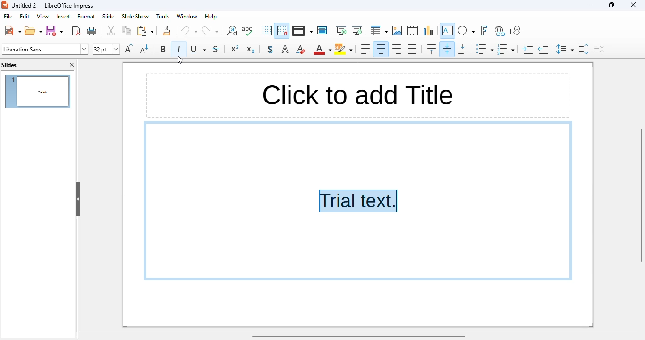  Describe the element at coordinates (599, 50) in the screenshot. I see `decrease paragraph spacing` at that location.